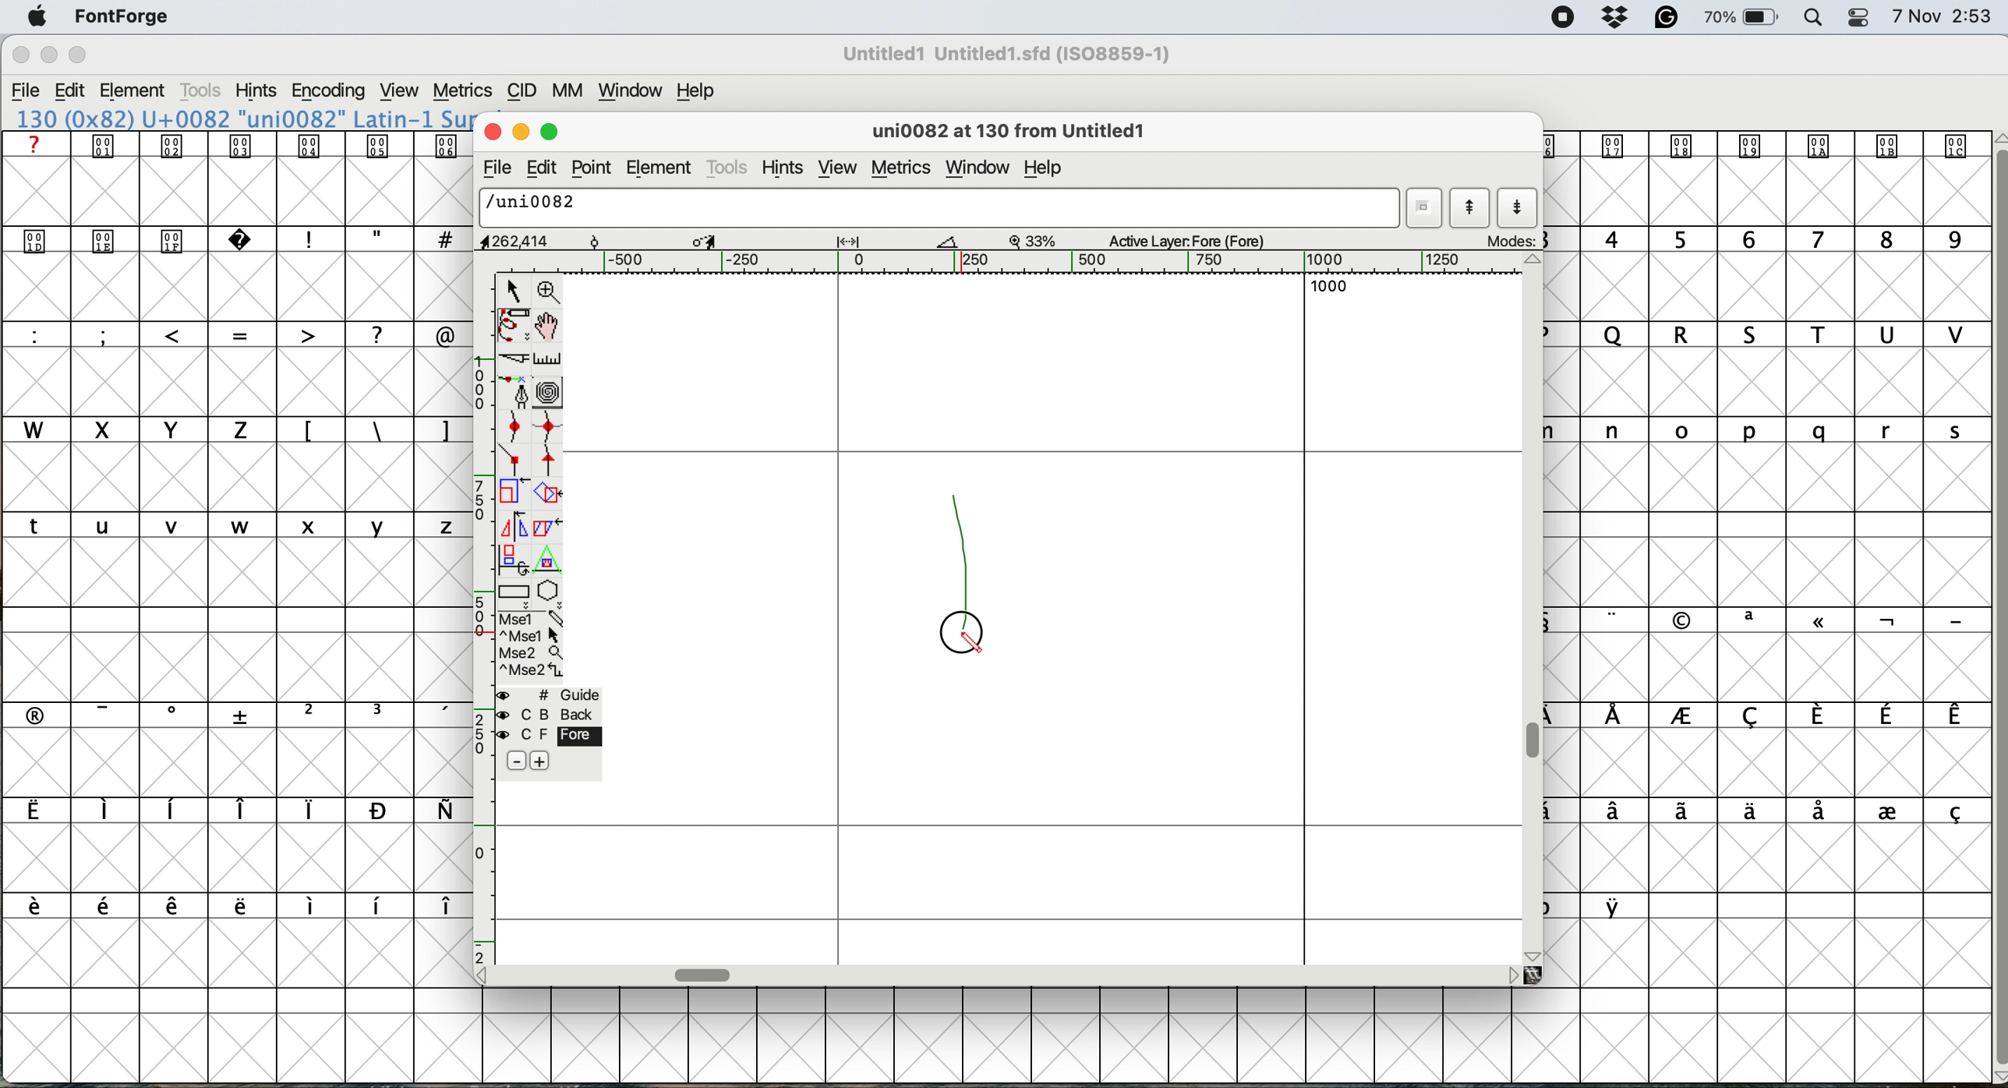 The image size is (2008, 1088). What do you see at coordinates (1013, 54) in the screenshot?
I see `font name` at bounding box center [1013, 54].